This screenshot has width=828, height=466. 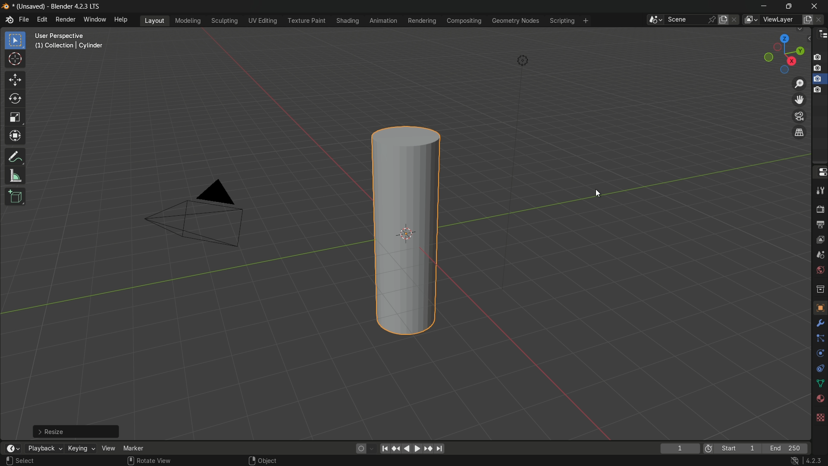 I want to click on layer 2, so click(x=819, y=68).